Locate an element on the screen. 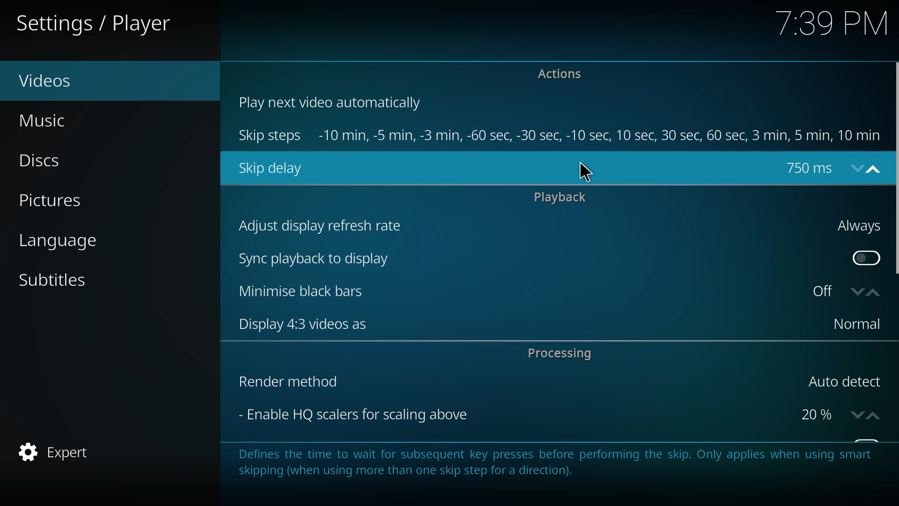 The width and height of the screenshot is (899, 506). discs is located at coordinates (49, 162).